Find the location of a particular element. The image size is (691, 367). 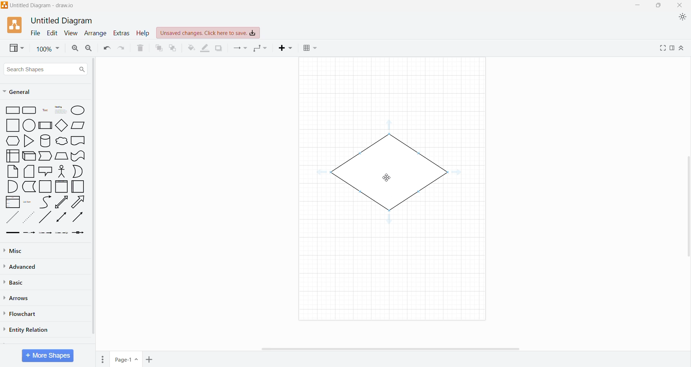

Shadow is located at coordinates (220, 48).